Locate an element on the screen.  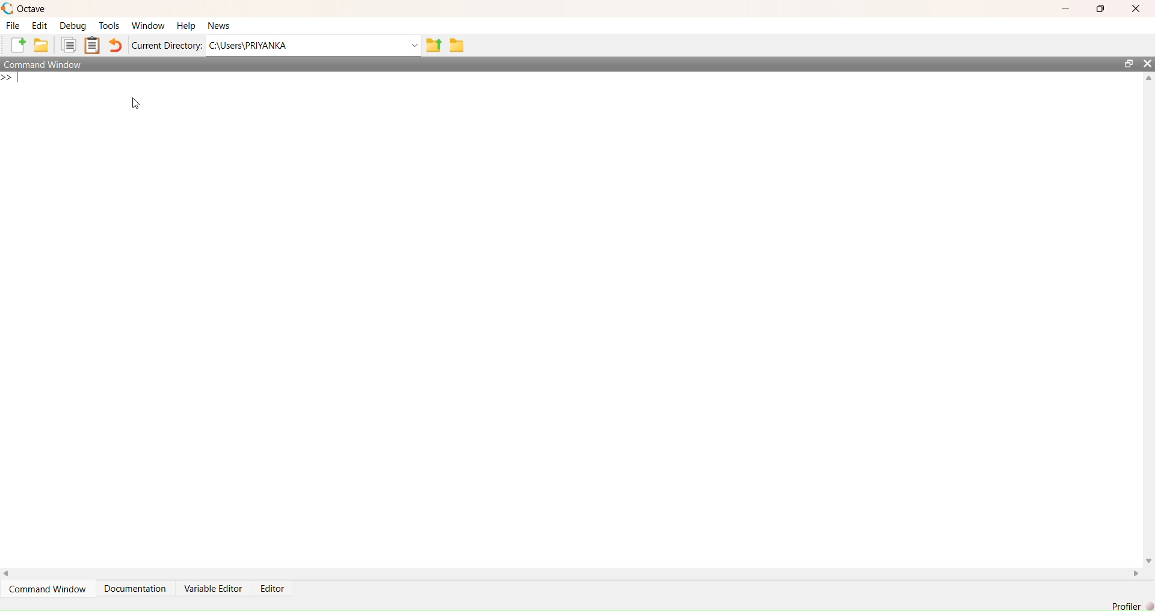
minimise is located at coordinates (1064, 7).